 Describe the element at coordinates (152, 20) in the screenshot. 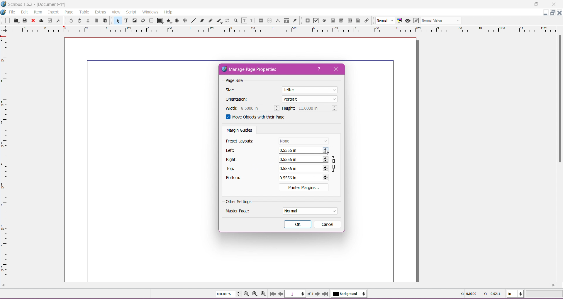

I see `Table` at that location.